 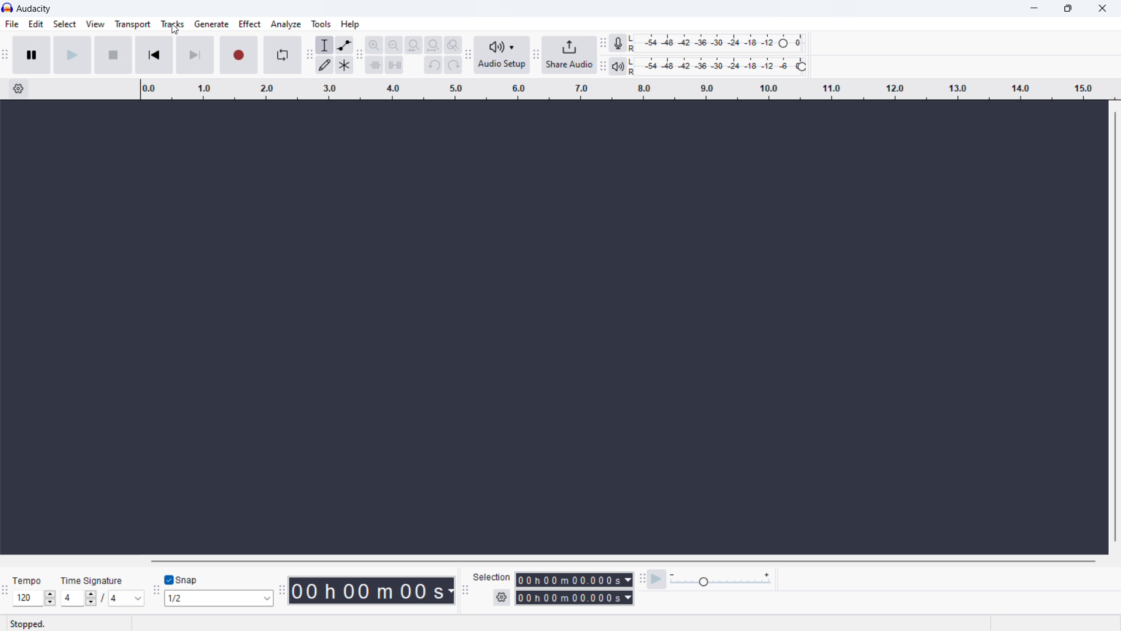 What do you see at coordinates (453, 45) in the screenshot?
I see `toggle zoom` at bounding box center [453, 45].